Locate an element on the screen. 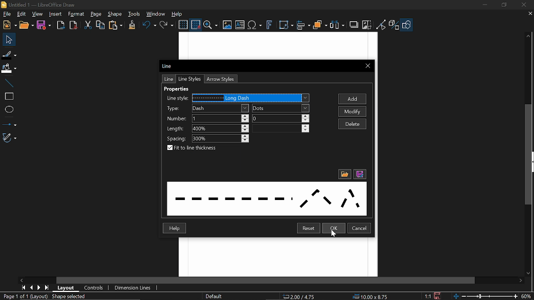 This screenshot has height=300, width=534. Arrange is located at coordinates (320, 25).